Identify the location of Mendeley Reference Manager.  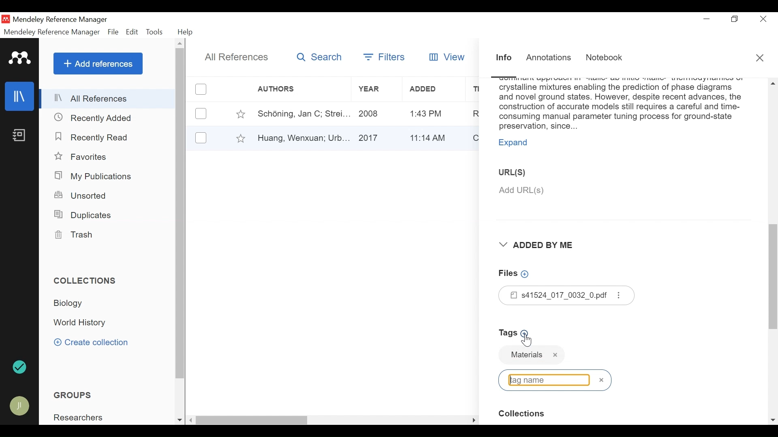
(62, 19).